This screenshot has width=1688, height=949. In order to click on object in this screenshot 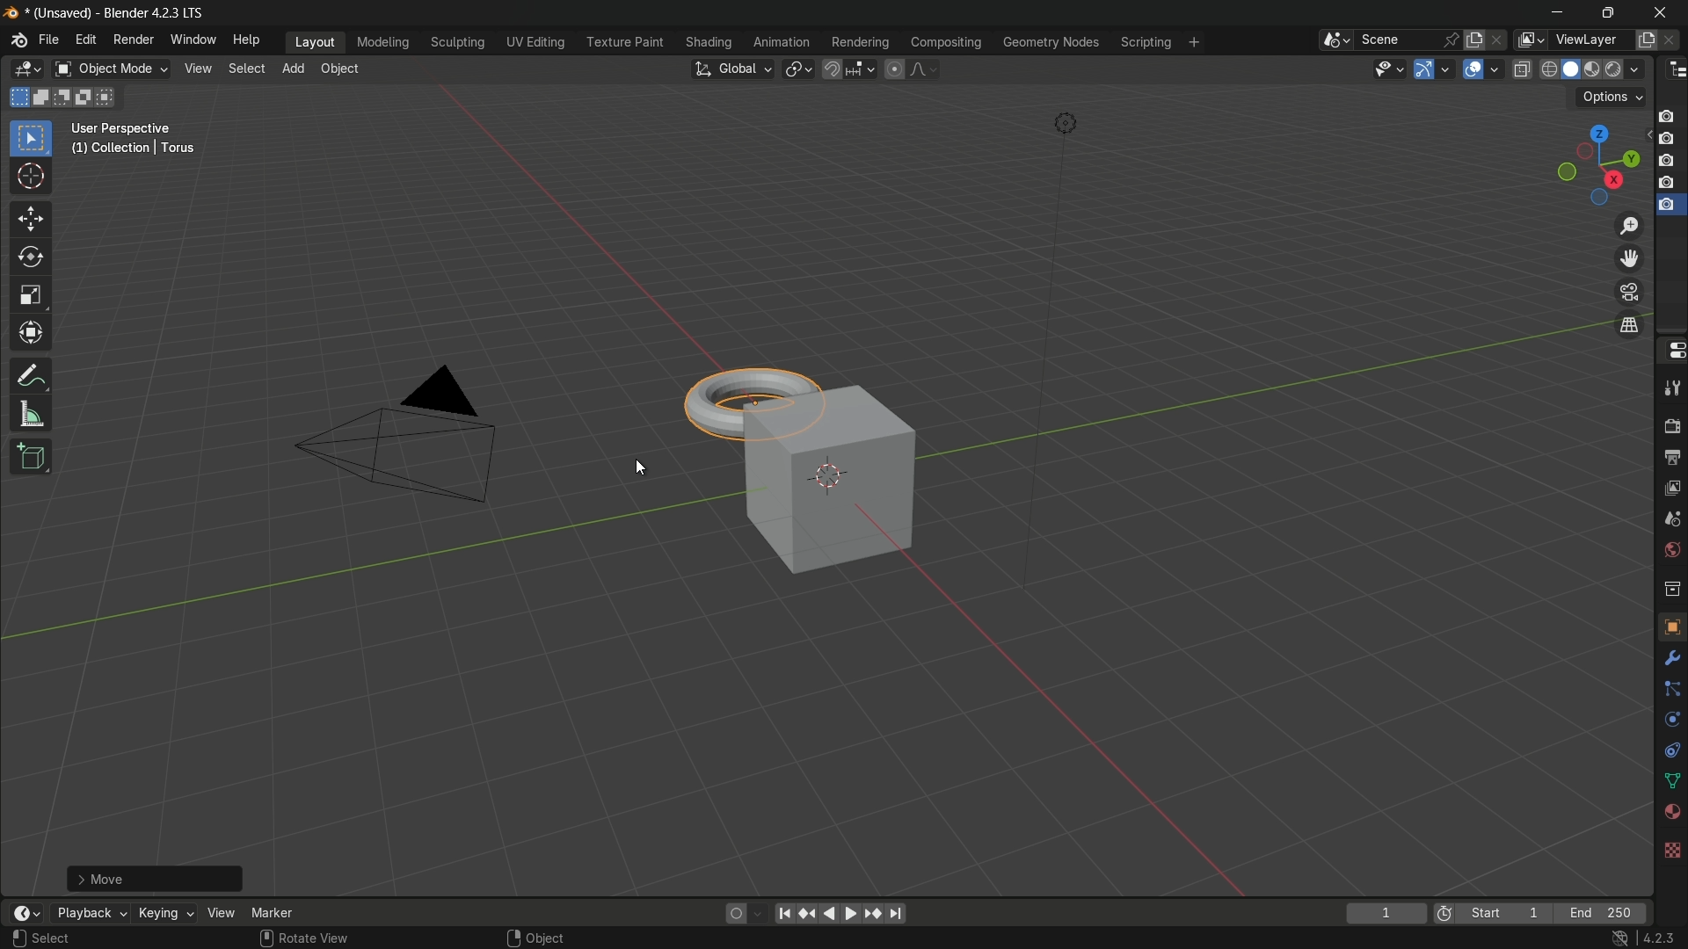, I will do `click(339, 69)`.